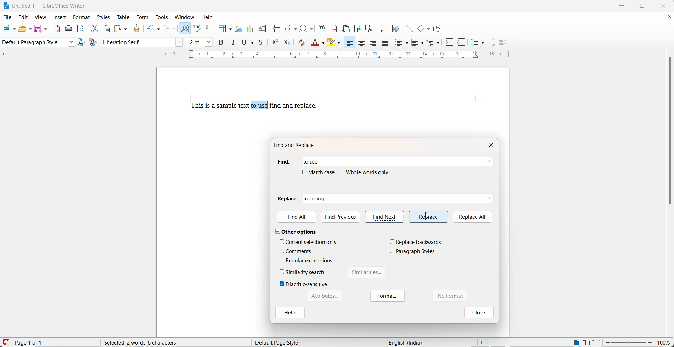 The height and width of the screenshot is (347, 674). I want to click on insert cross-reference, so click(369, 28).